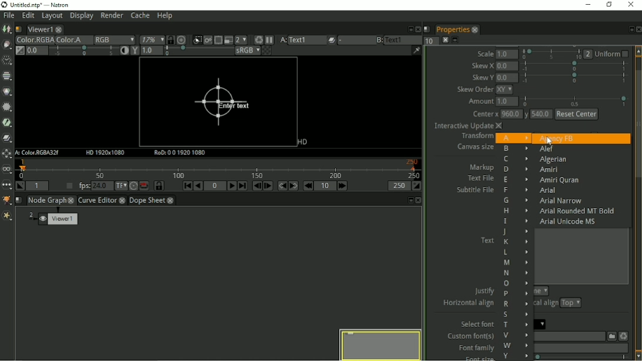 The height and width of the screenshot is (361, 642). I want to click on Properties, so click(452, 29).